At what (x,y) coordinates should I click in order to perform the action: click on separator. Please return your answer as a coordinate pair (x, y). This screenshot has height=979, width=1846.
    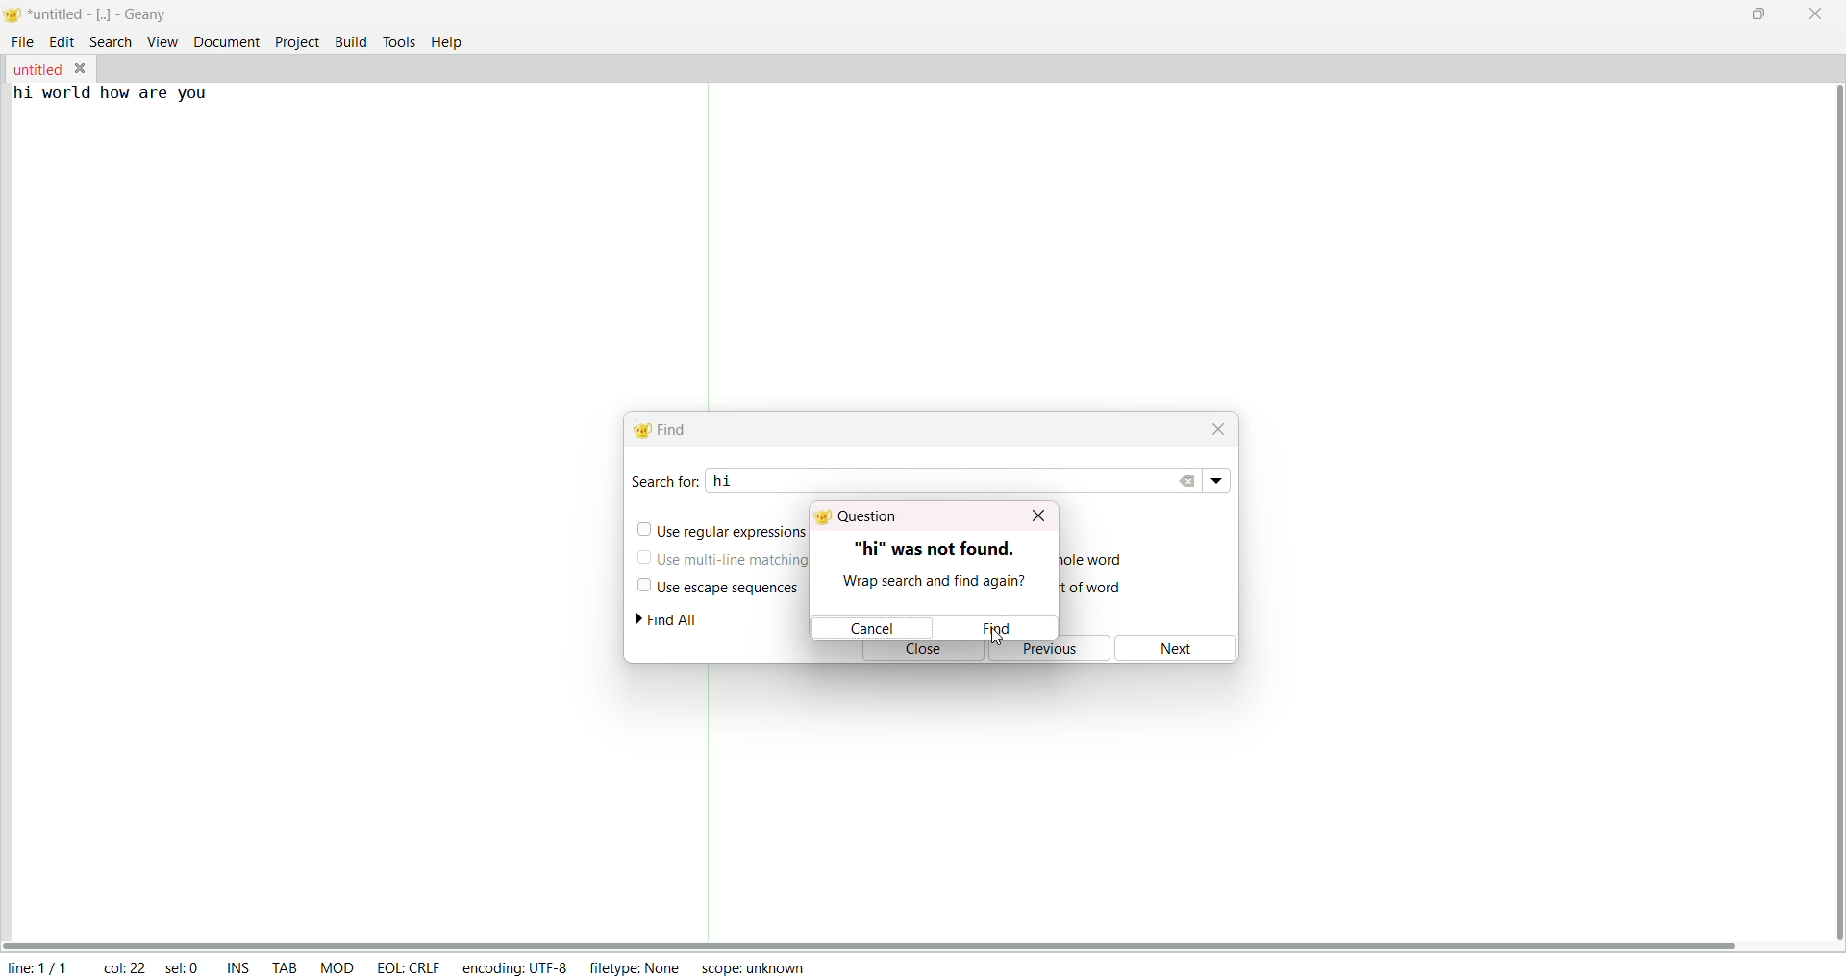
    Looking at the image, I should click on (712, 800).